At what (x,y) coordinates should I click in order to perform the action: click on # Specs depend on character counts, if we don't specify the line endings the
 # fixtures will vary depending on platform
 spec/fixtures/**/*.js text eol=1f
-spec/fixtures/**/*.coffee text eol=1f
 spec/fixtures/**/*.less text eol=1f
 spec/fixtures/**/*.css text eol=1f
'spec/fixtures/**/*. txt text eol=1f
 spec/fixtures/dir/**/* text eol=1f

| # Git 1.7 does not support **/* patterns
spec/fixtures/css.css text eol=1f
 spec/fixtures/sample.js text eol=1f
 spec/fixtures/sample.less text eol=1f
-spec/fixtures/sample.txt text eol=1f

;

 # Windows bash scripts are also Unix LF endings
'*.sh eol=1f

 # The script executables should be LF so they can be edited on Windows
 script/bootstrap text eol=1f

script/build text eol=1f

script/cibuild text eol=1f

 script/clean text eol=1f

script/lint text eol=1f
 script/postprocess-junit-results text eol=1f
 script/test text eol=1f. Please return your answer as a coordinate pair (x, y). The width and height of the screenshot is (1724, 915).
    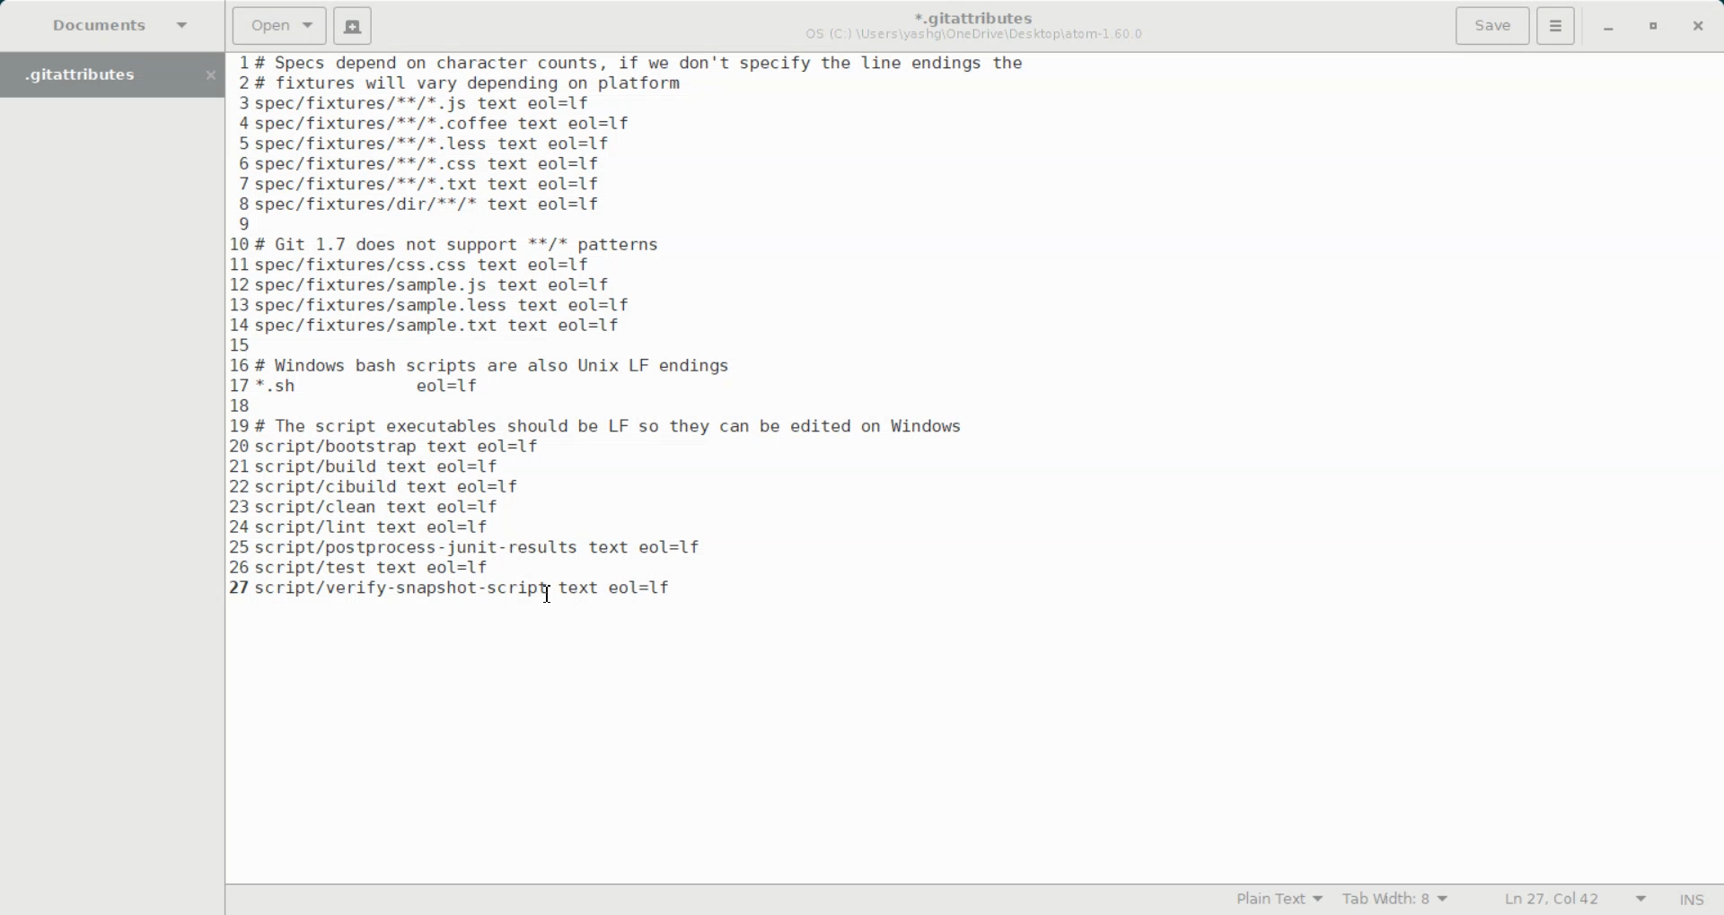
    Looking at the image, I should click on (656, 314).